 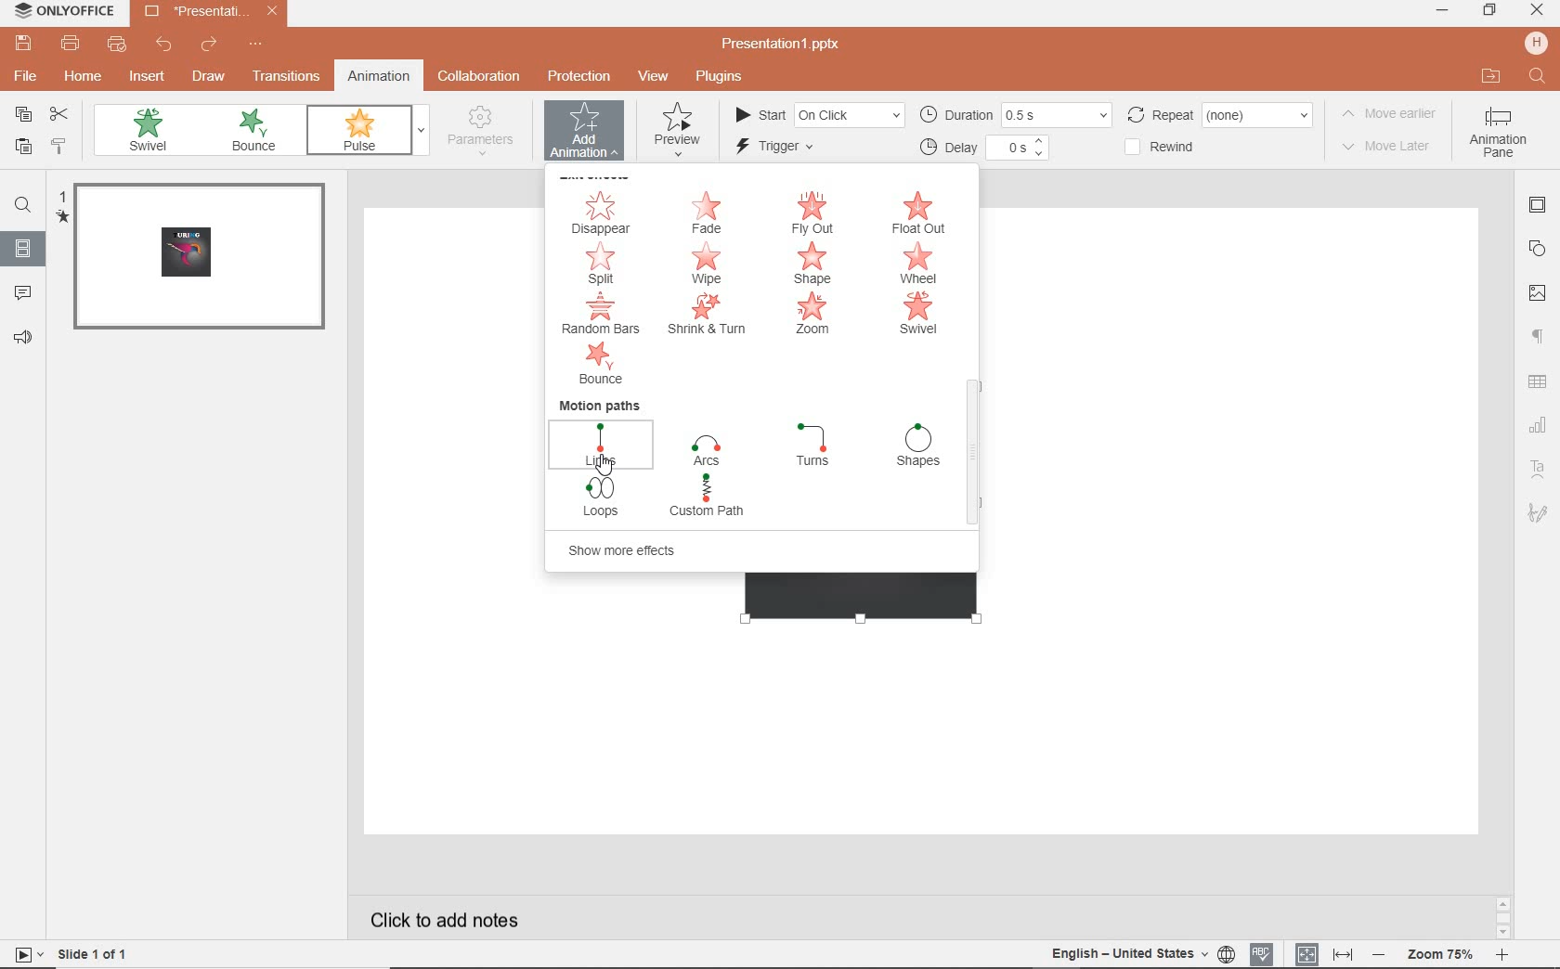 I want to click on draw, so click(x=212, y=78).